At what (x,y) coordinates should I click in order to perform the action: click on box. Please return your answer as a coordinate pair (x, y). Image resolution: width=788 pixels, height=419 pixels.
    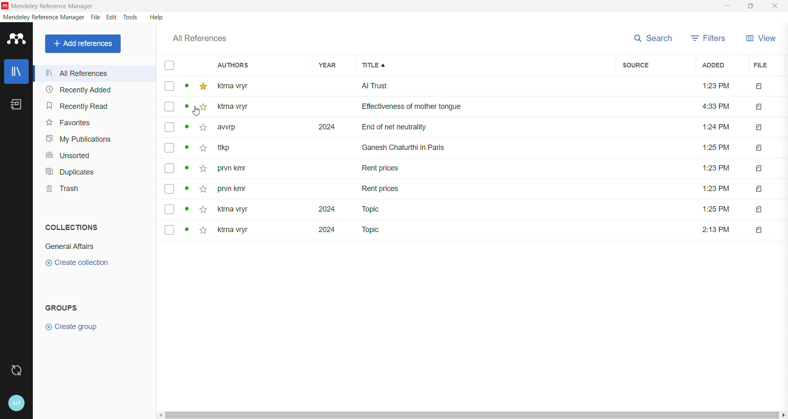
    Looking at the image, I should click on (170, 229).